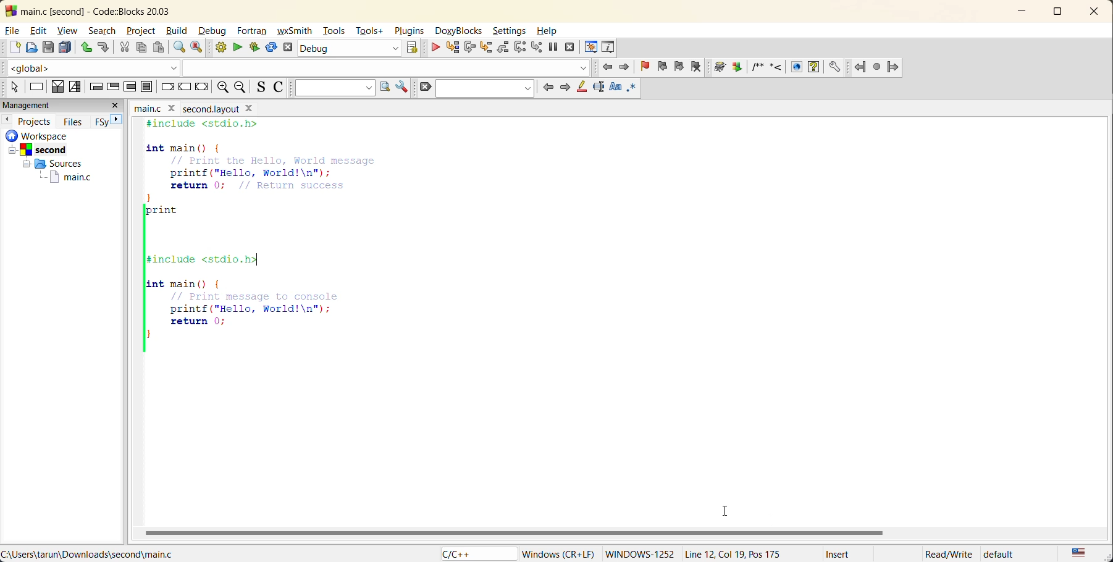 This screenshot has width=1113, height=562. What do you see at coordinates (179, 46) in the screenshot?
I see `find` at bounding box center [179, 46].